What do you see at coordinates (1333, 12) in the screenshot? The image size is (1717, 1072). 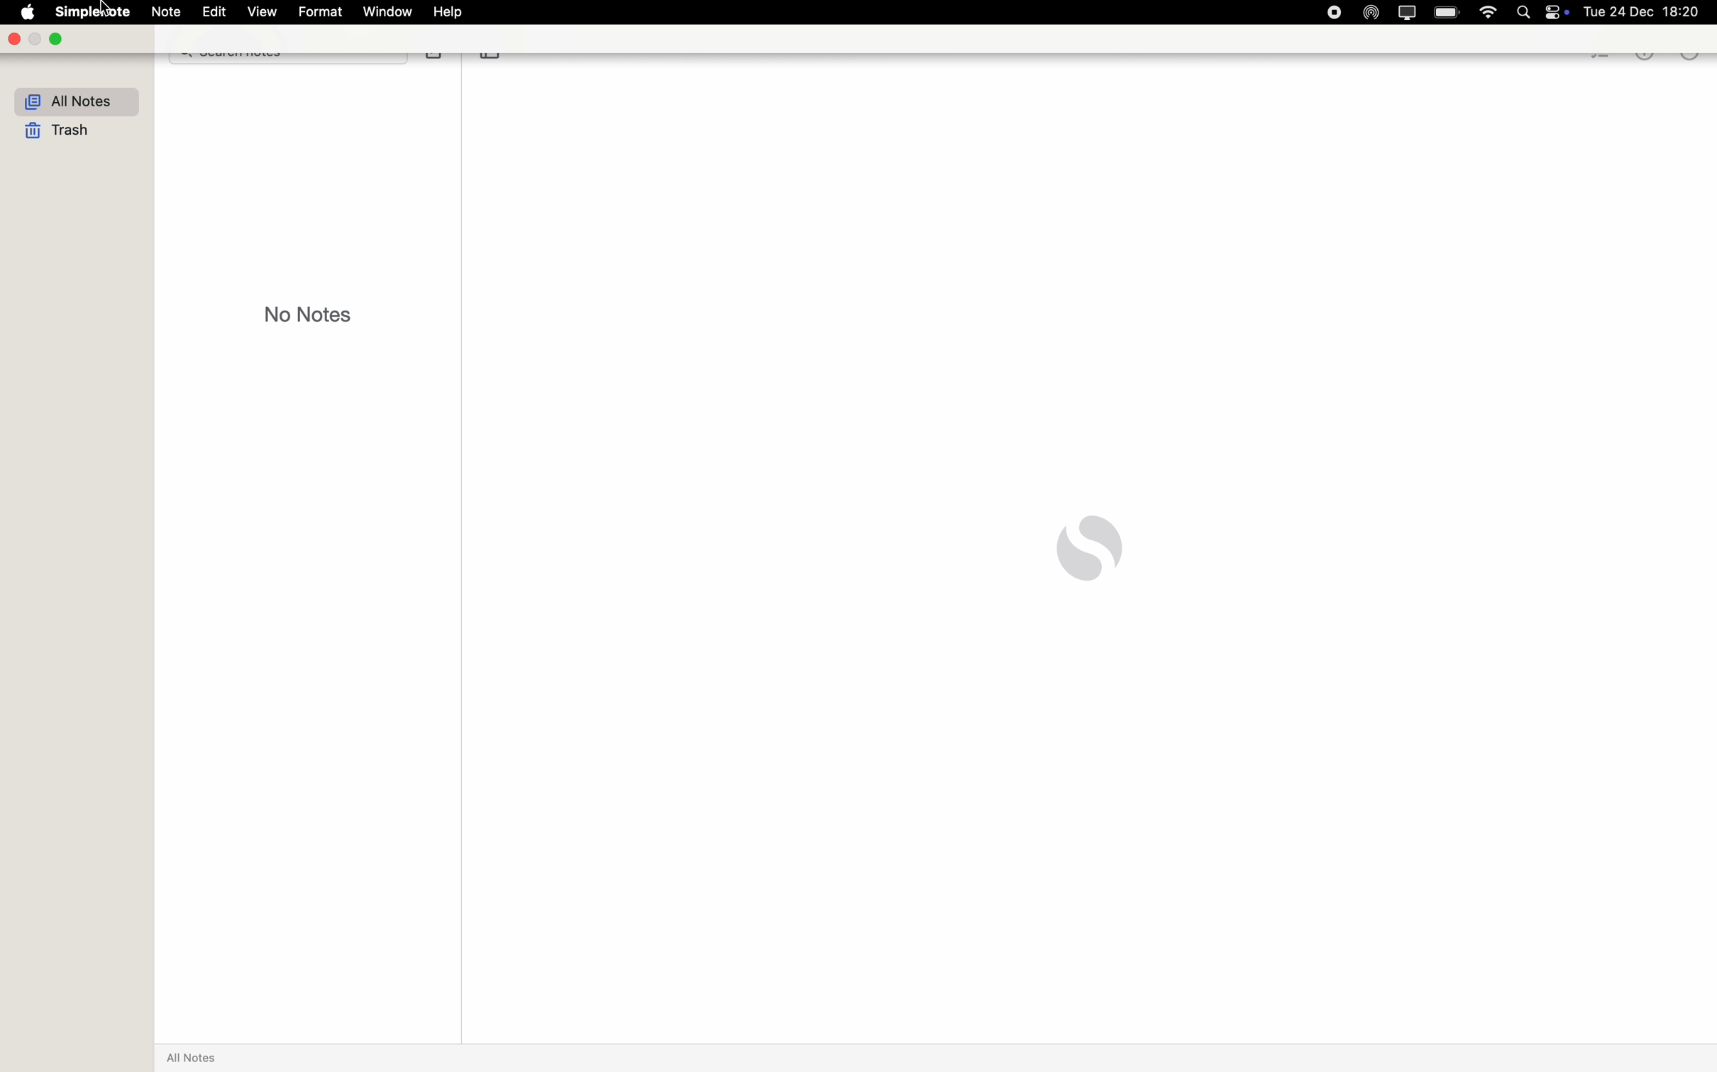 I see `stop recording` at bounding box center [1333, 12].